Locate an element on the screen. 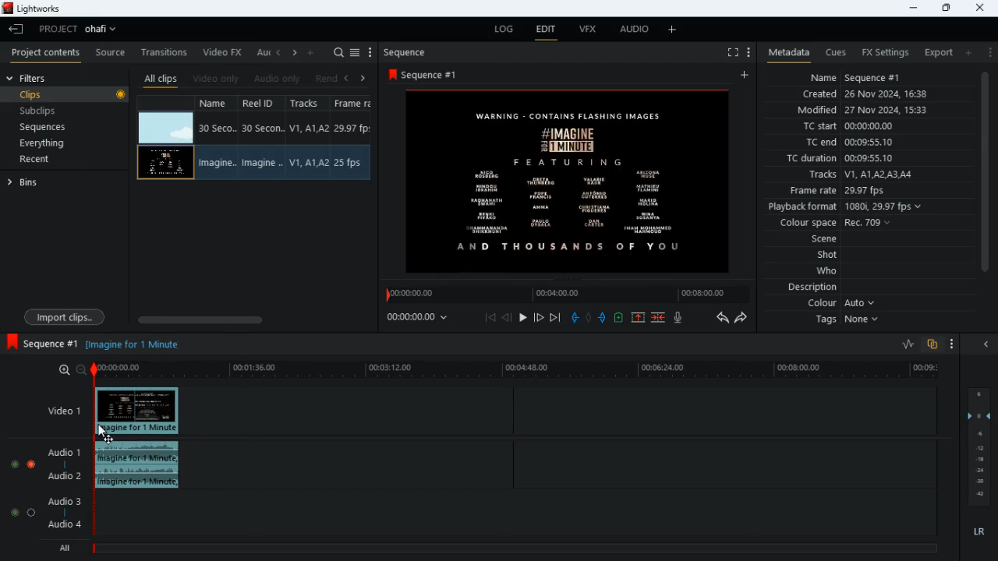  zoom is located at coordinates (72, 369).